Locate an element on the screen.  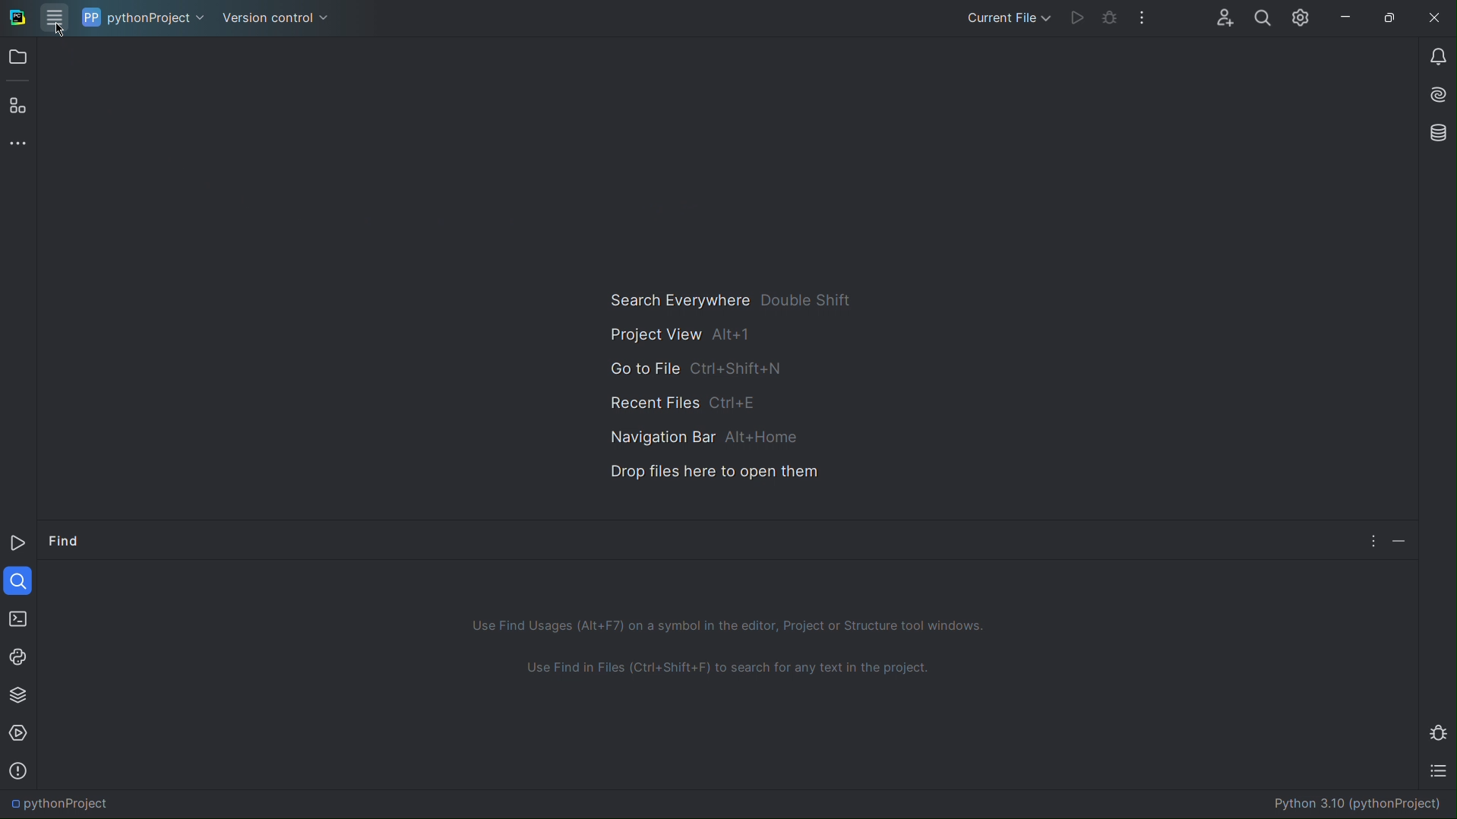
pythonProject is located at coordinates (145, 17).